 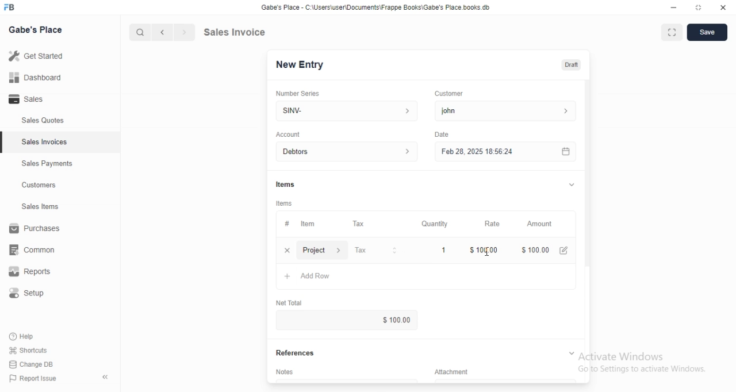 I want to click on close, so click(x=723, y=8).